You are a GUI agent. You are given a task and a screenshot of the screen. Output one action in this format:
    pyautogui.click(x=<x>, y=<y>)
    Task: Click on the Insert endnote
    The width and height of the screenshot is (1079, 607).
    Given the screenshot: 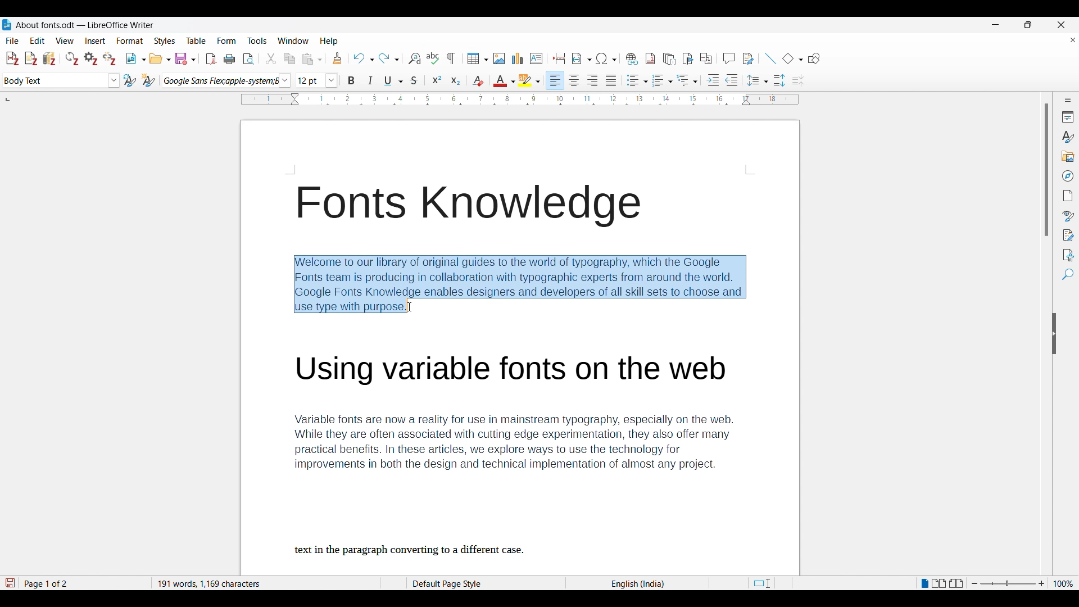 What is the action you would take?
    pyautogui.click(x=669, y=59)
    